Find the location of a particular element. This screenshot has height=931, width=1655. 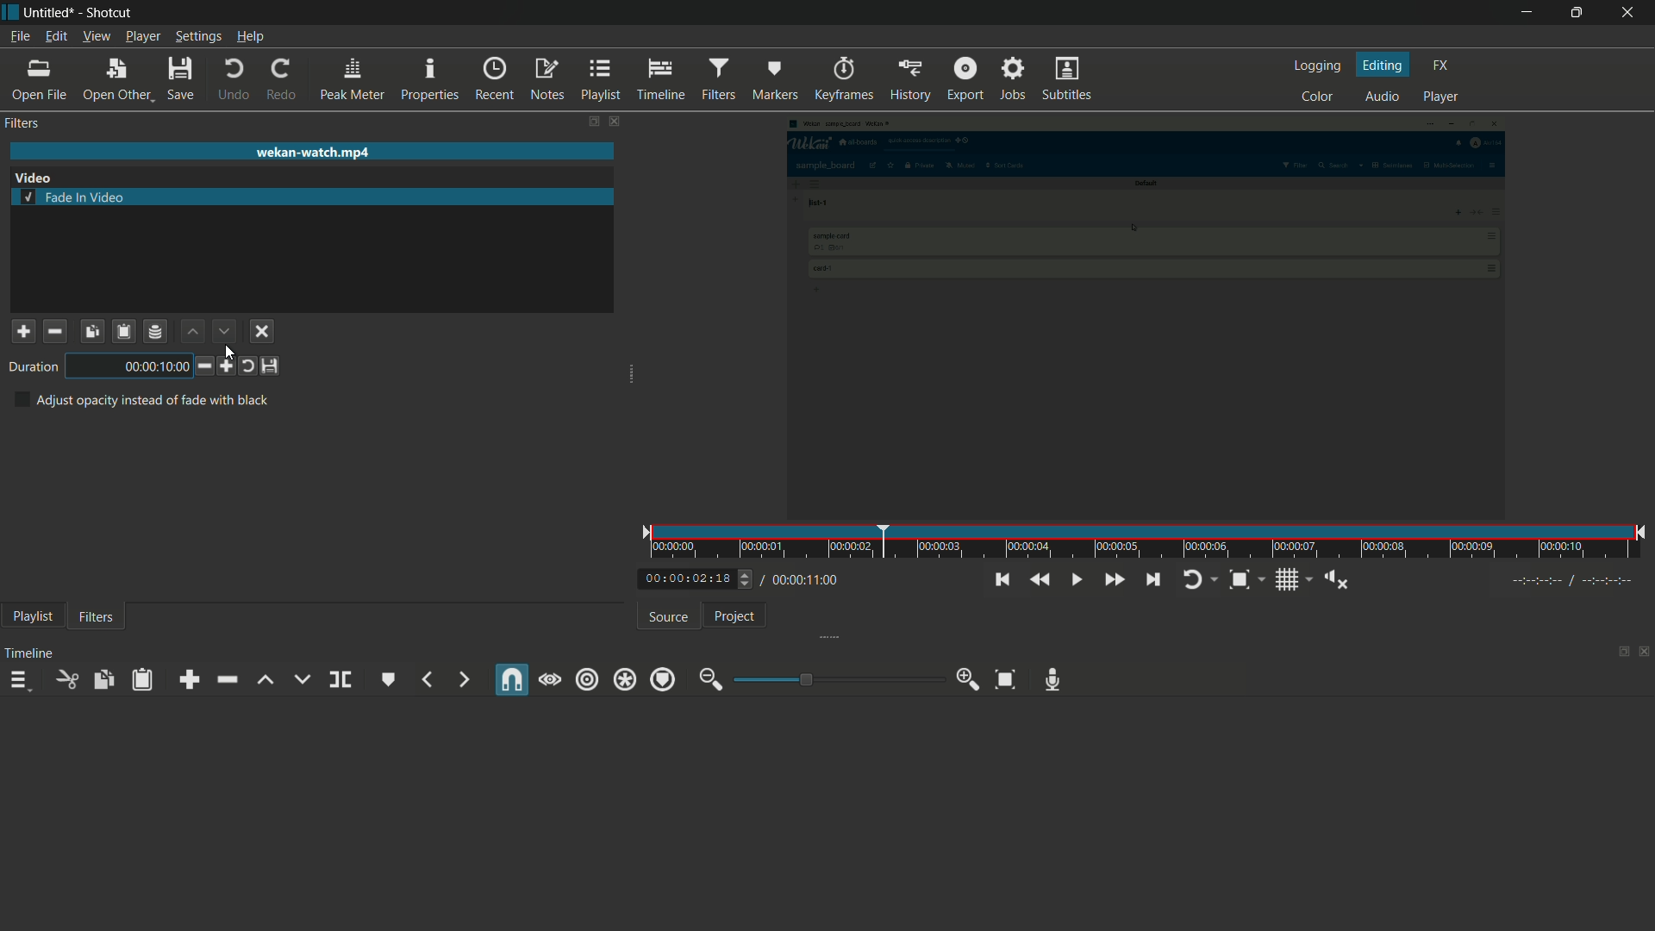

project is located at coordinates (736, 615).